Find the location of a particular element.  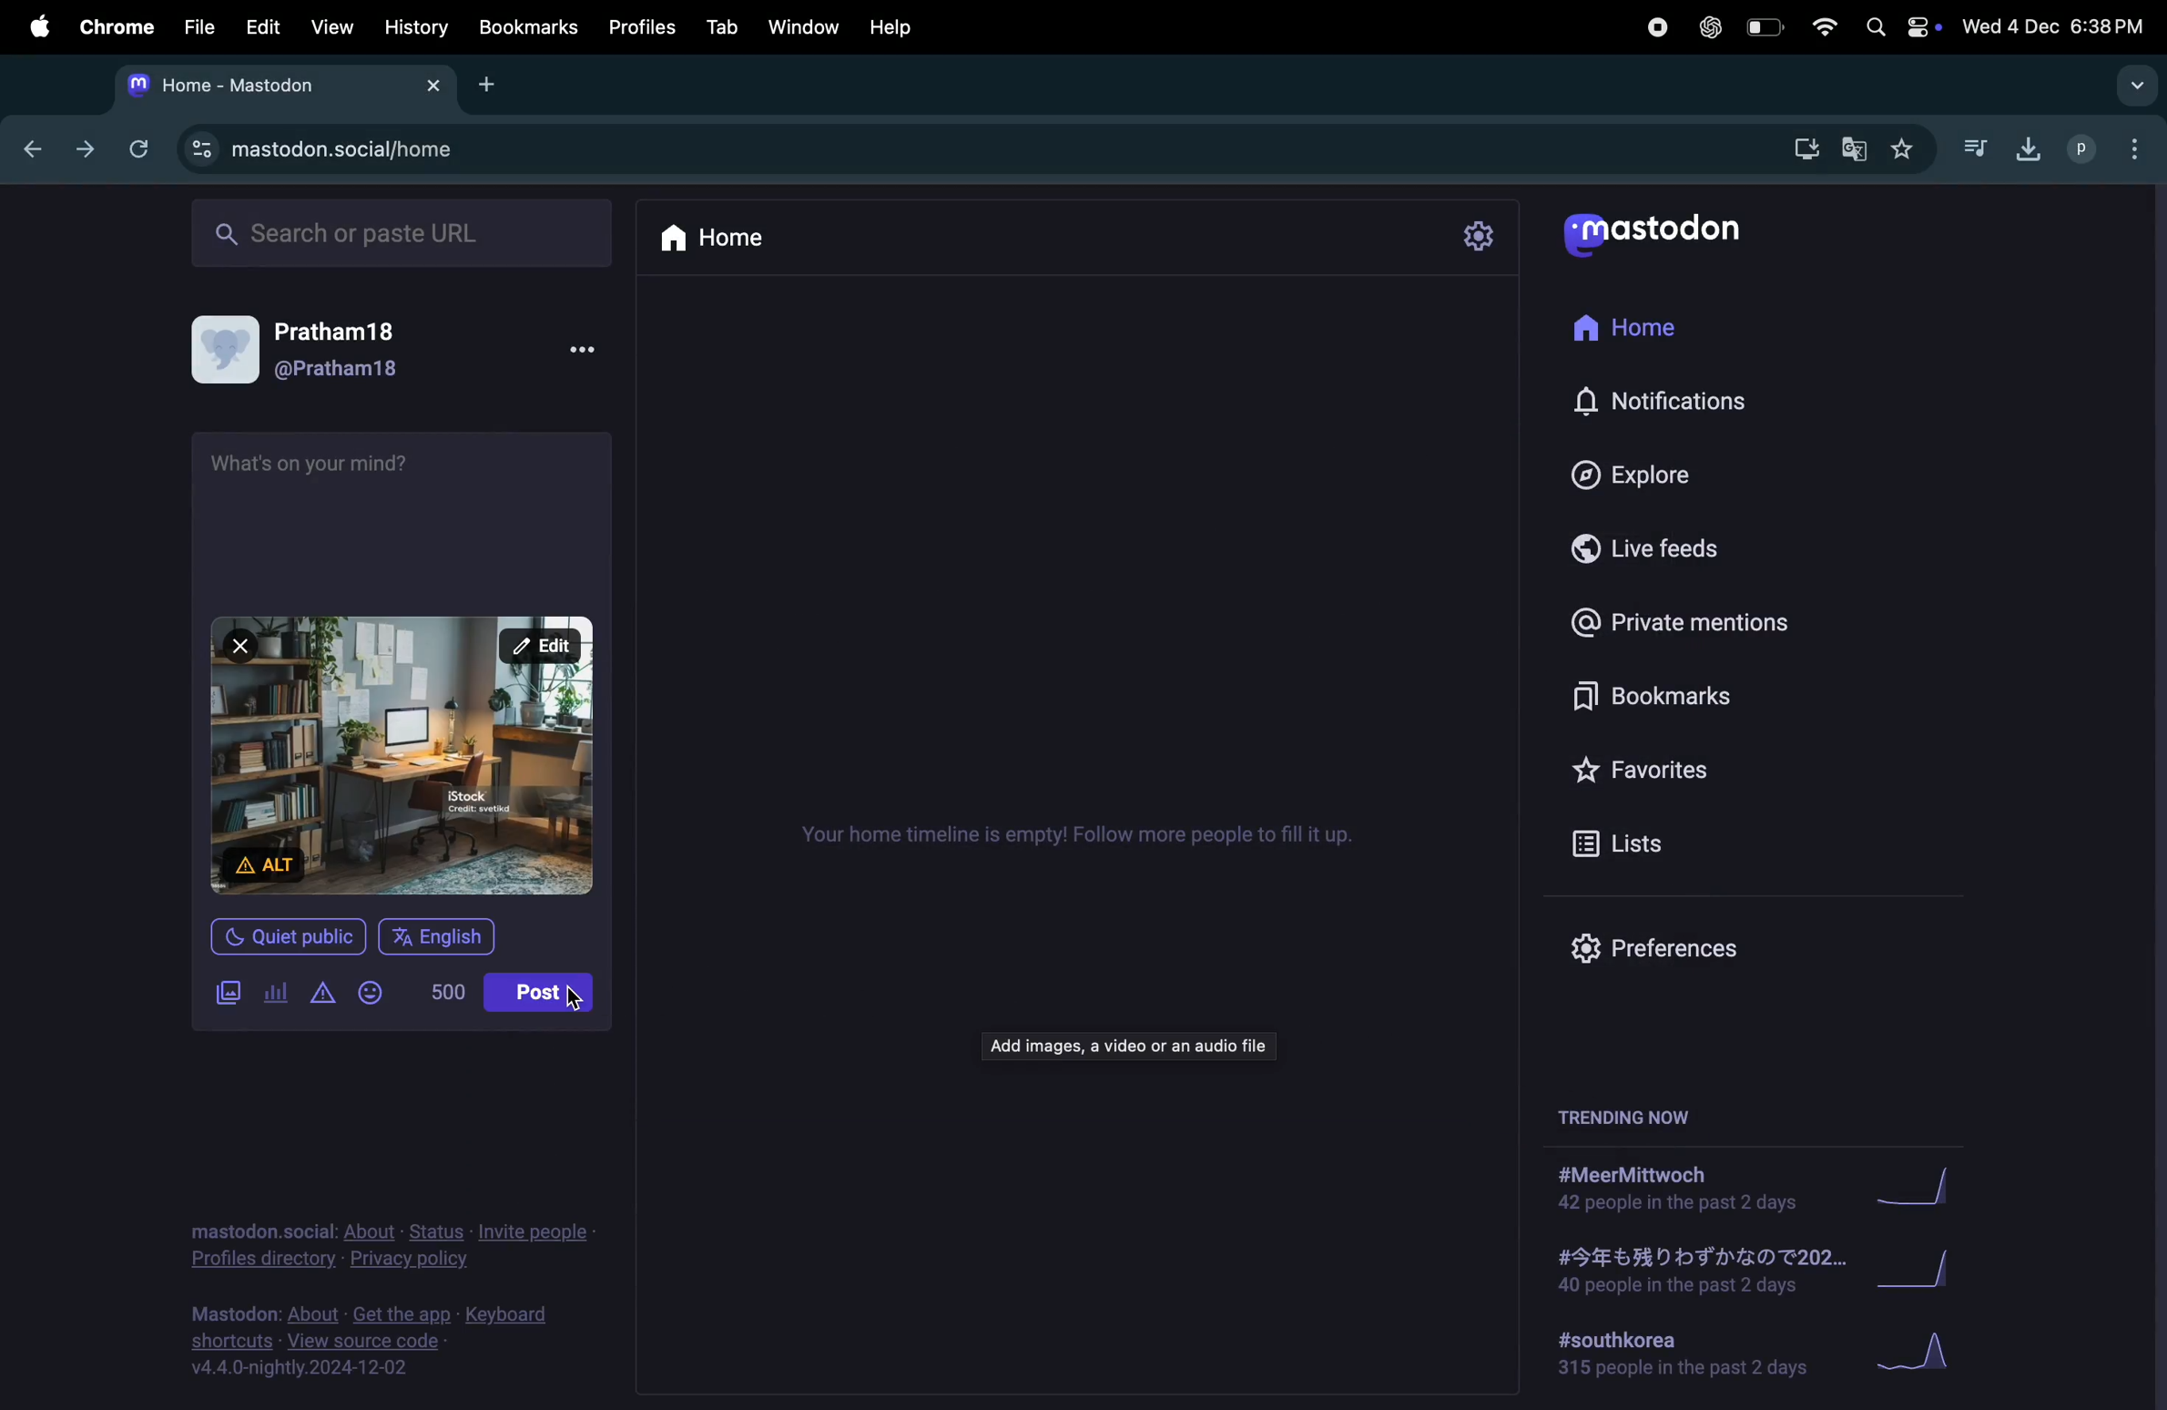

#south korea is located at coordinates (1677, 1356).